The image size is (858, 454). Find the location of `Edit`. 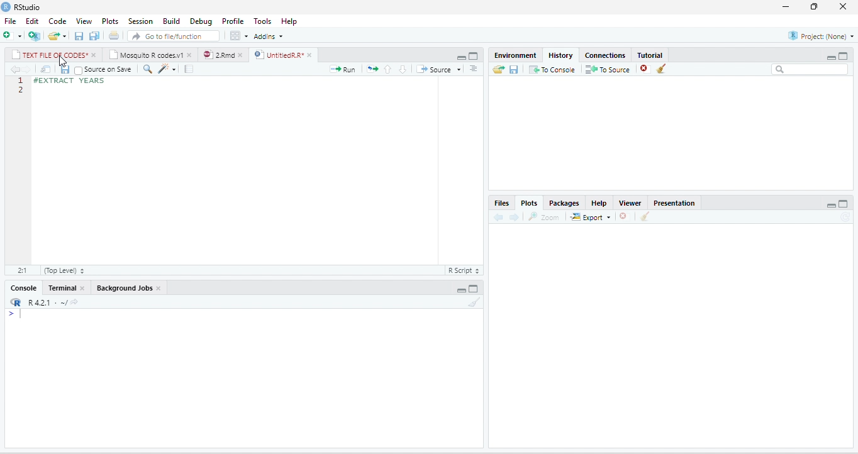

Edit is located at coordinates (32, 21).